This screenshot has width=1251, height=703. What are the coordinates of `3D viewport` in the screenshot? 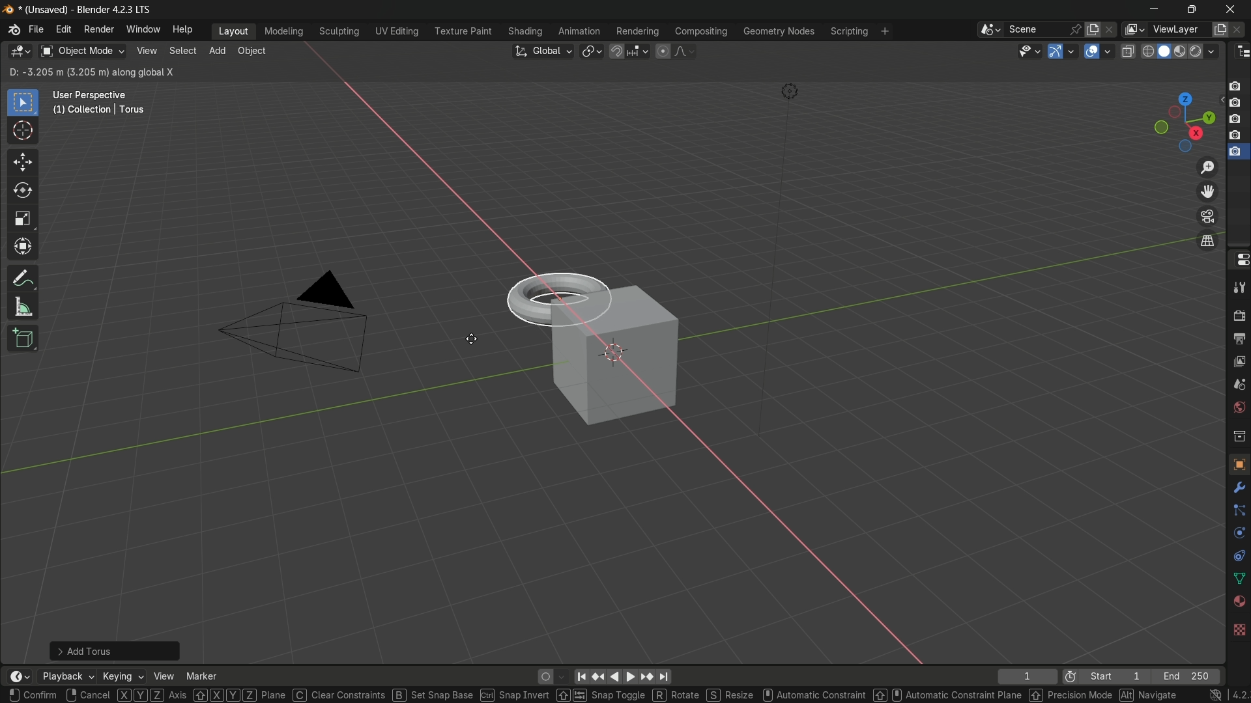 It's located at (20, 51).